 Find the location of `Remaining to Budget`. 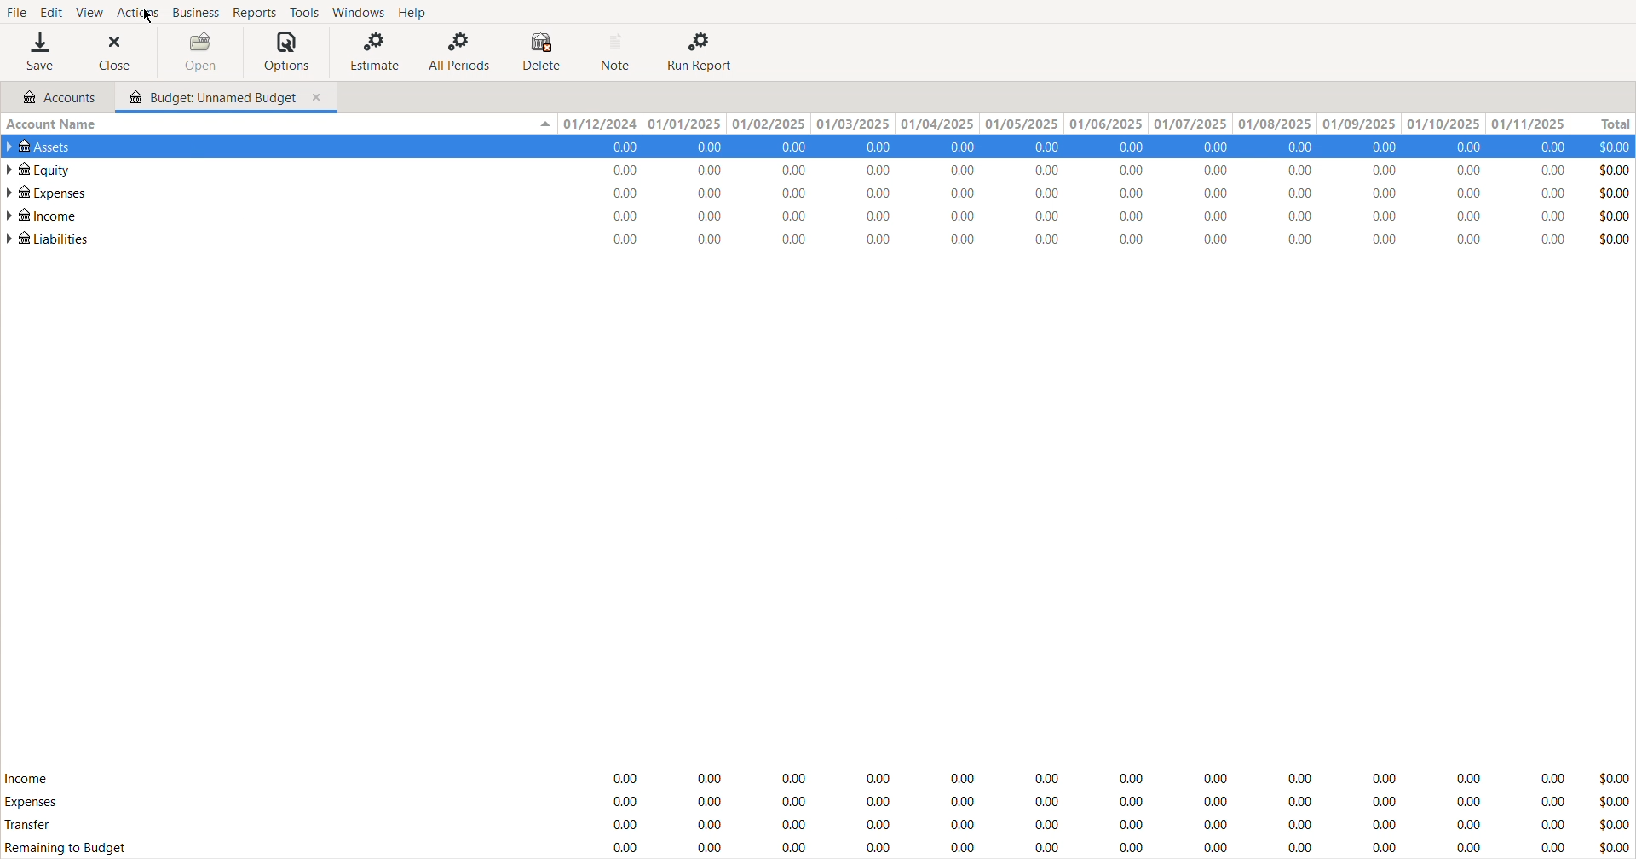

Remaining to Budget is located at coordinates (68, 849).